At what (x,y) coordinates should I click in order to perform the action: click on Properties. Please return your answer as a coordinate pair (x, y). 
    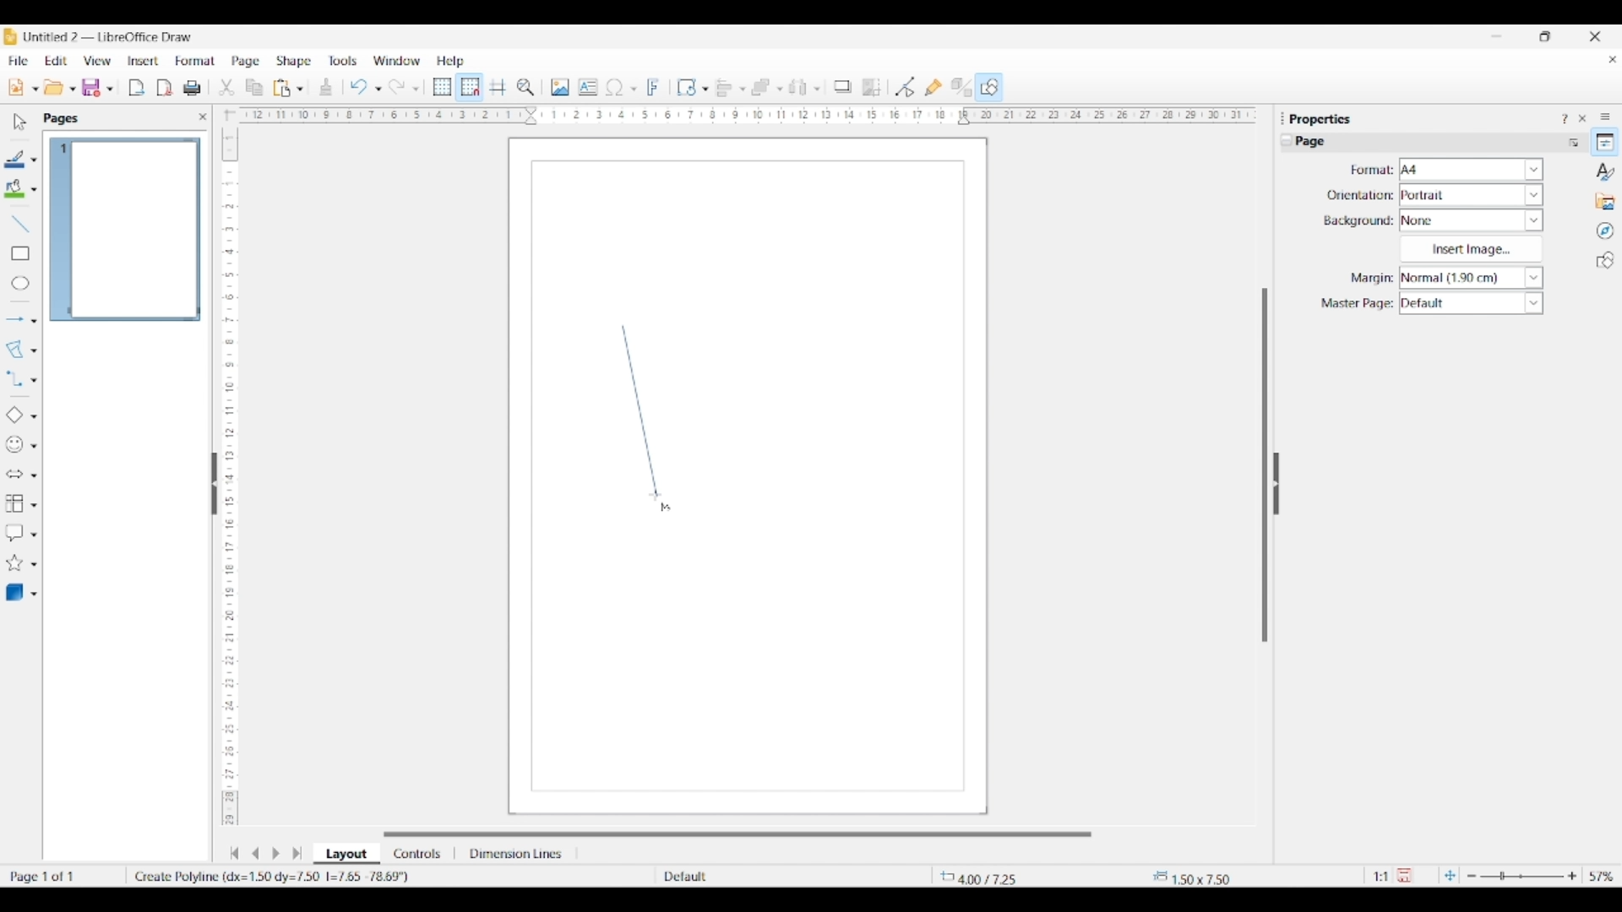
    Looking at the image, I should click on (1605, 142).